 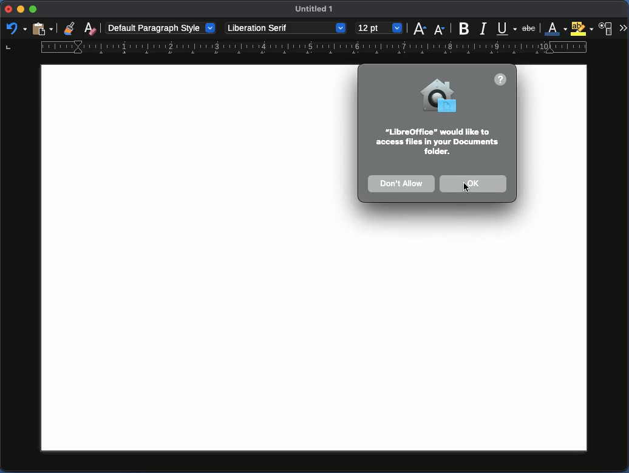 What do you see at coordinates (308, 332) in the screenshot?
I see `Page` at bounding box center [308, 332].